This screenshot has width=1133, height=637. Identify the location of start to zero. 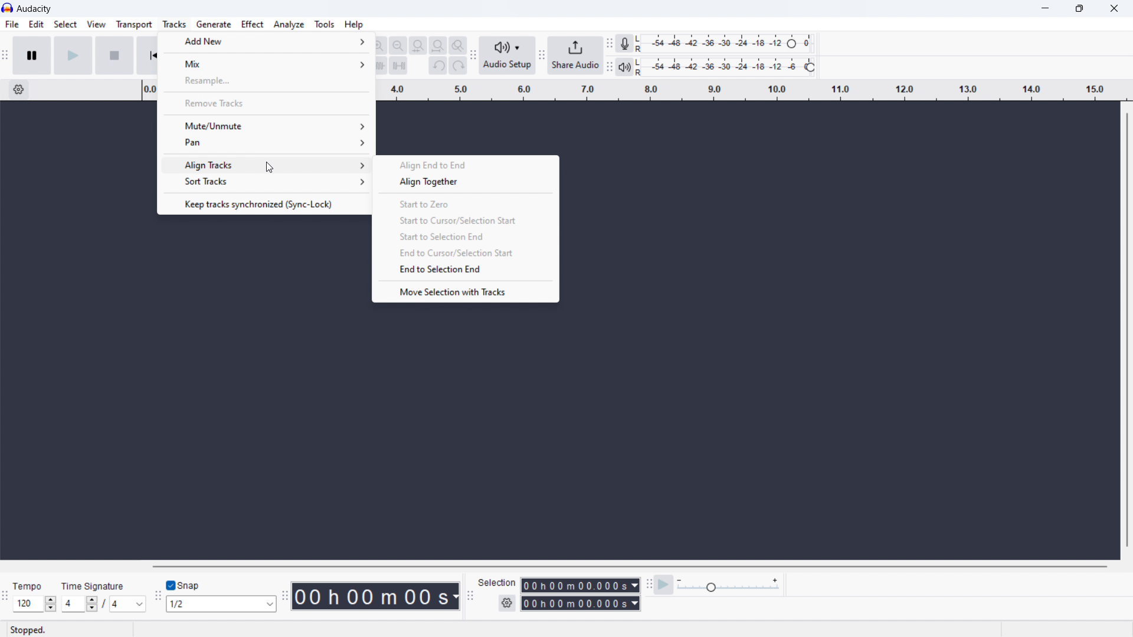
(468, 203).